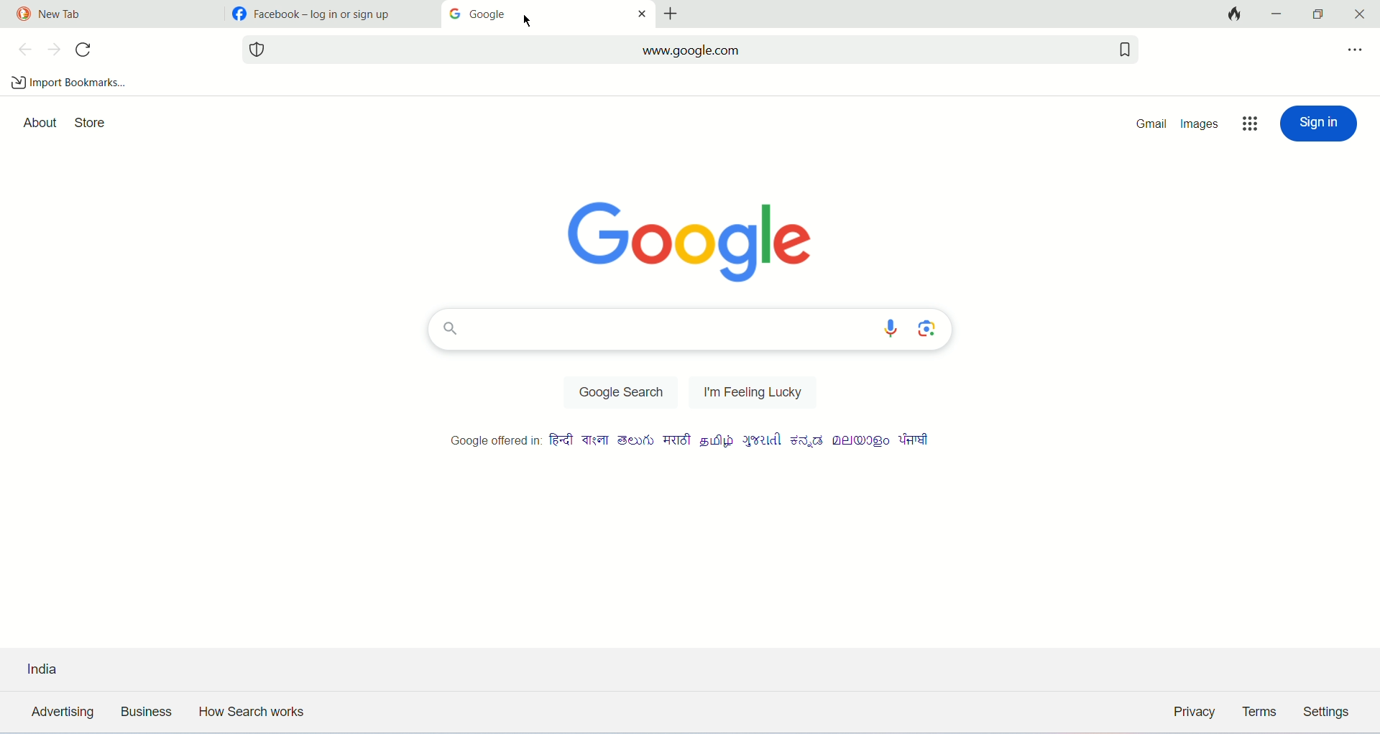 The image size is (1380, 734). Describe the element at coordinates (1277, 14) in the screenshot. I see `minimize` at that location.